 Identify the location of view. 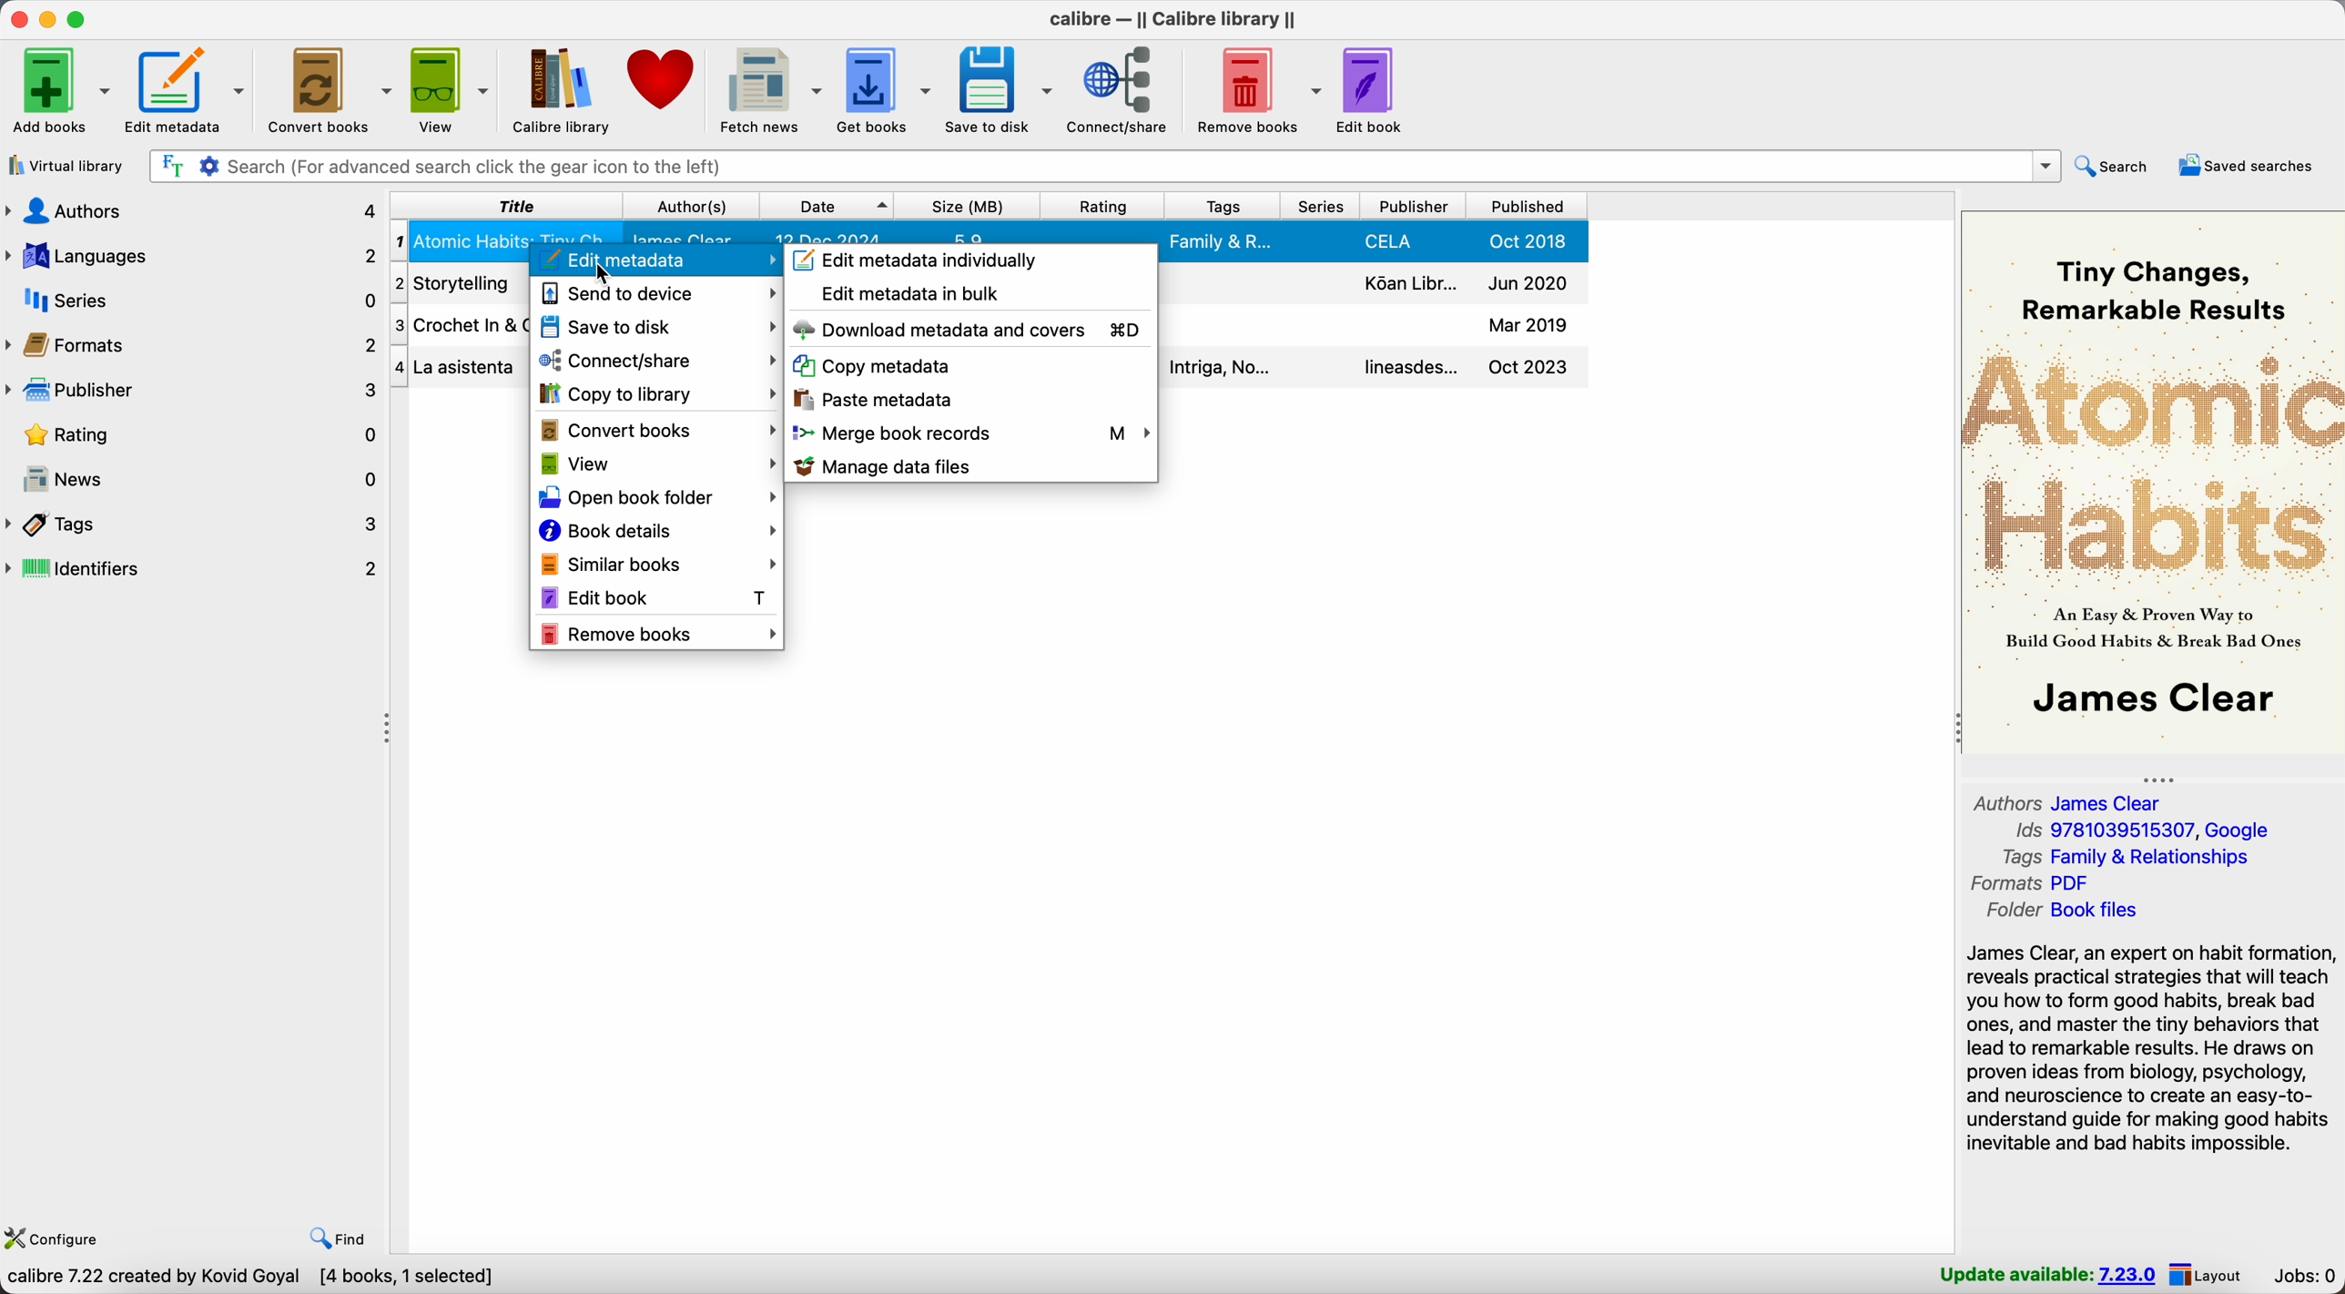
(452, 88).